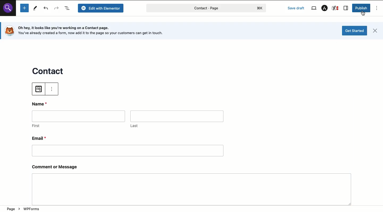 The height and width of the screenshot is (212, 383). What do you see at coordinates (188, 9) in the screenshot?
I see `contact - page` at bounding box center [188, 9].